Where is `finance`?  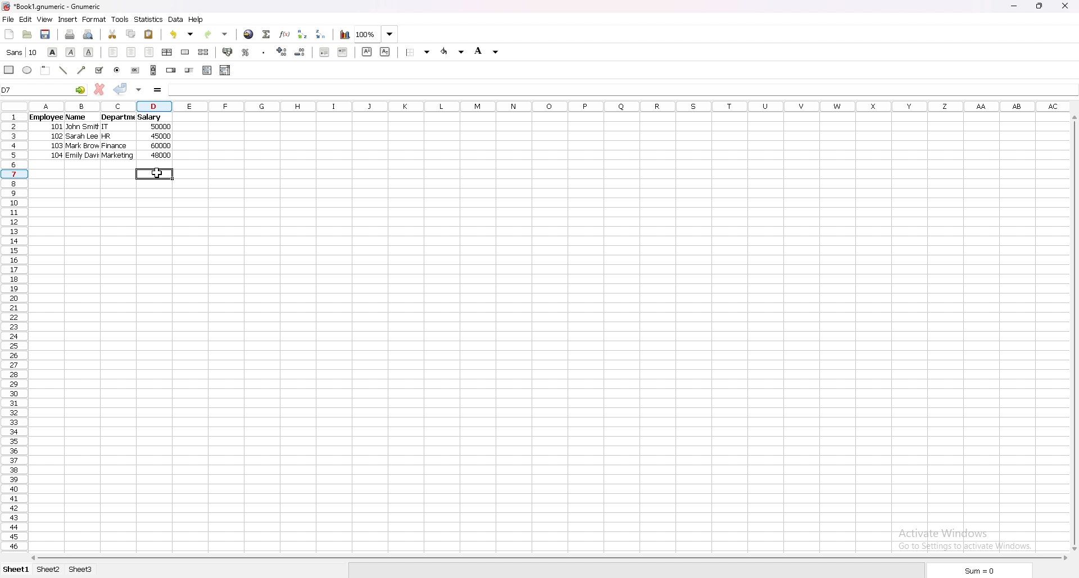
finance is located at coordinates (115, 147).